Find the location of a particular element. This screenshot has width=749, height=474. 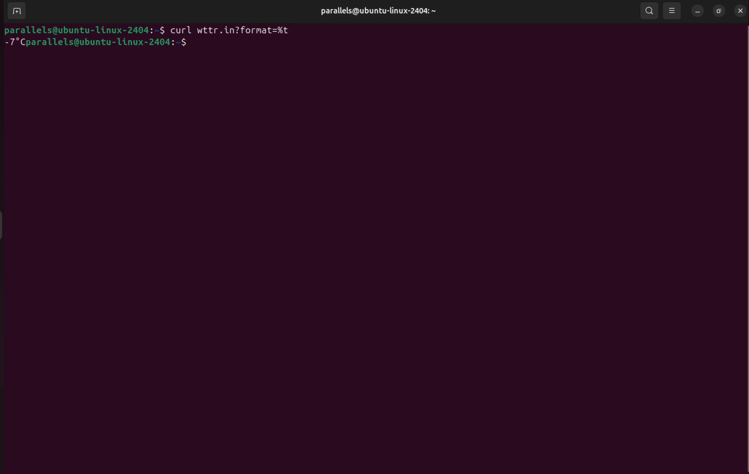

close is located at coordinates (740, 11).